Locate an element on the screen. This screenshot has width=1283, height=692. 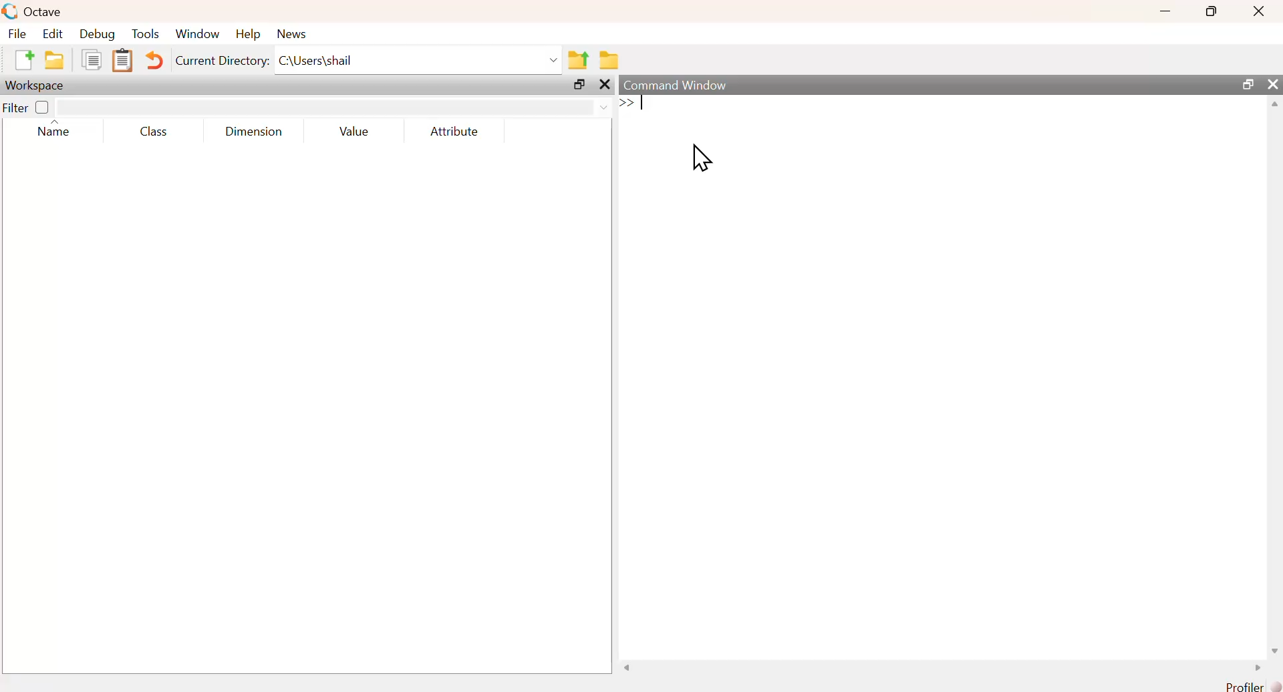
scroll right is located at coordinates (1258, 667).